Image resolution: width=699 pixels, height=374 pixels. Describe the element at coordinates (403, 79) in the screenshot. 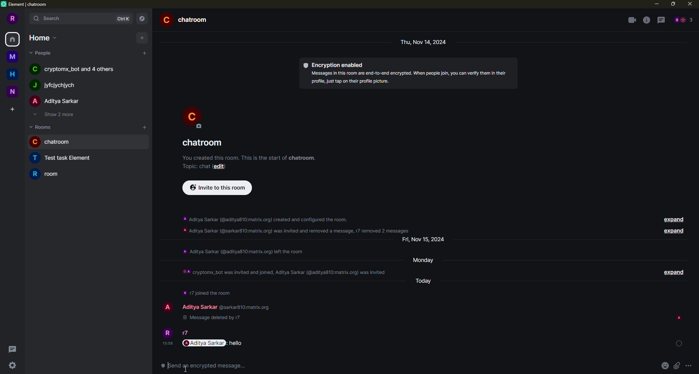

I see `info` at that location.